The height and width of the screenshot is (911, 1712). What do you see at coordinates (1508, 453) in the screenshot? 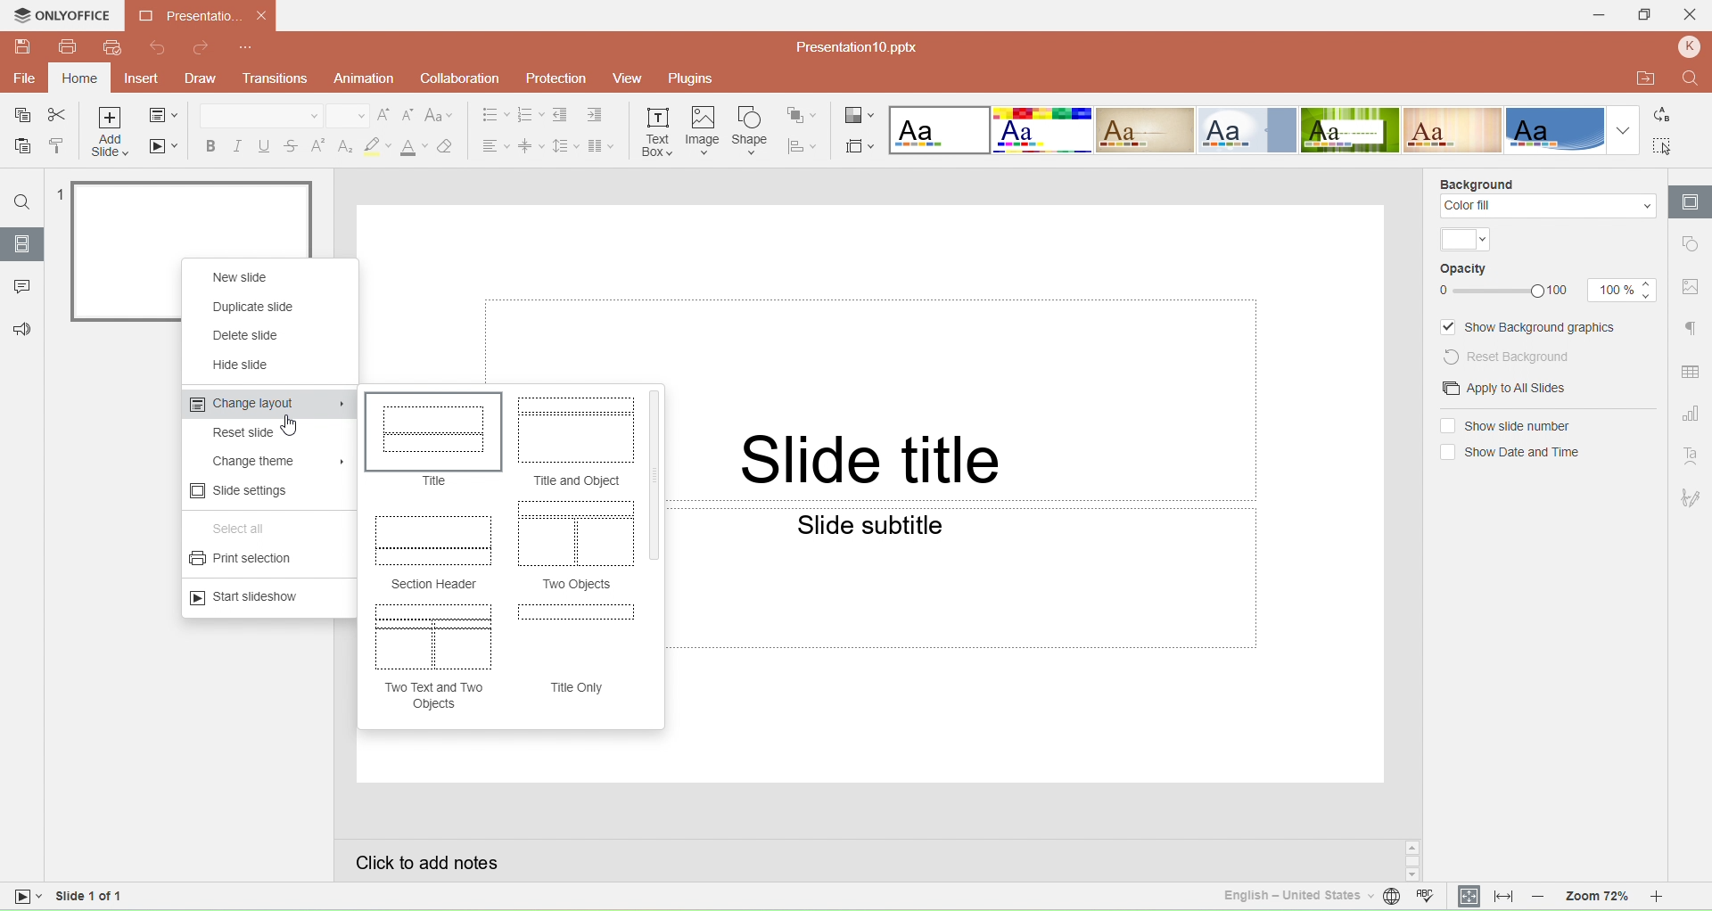
I see `(un)select Show date and time` at bounding box center [1508, 453].